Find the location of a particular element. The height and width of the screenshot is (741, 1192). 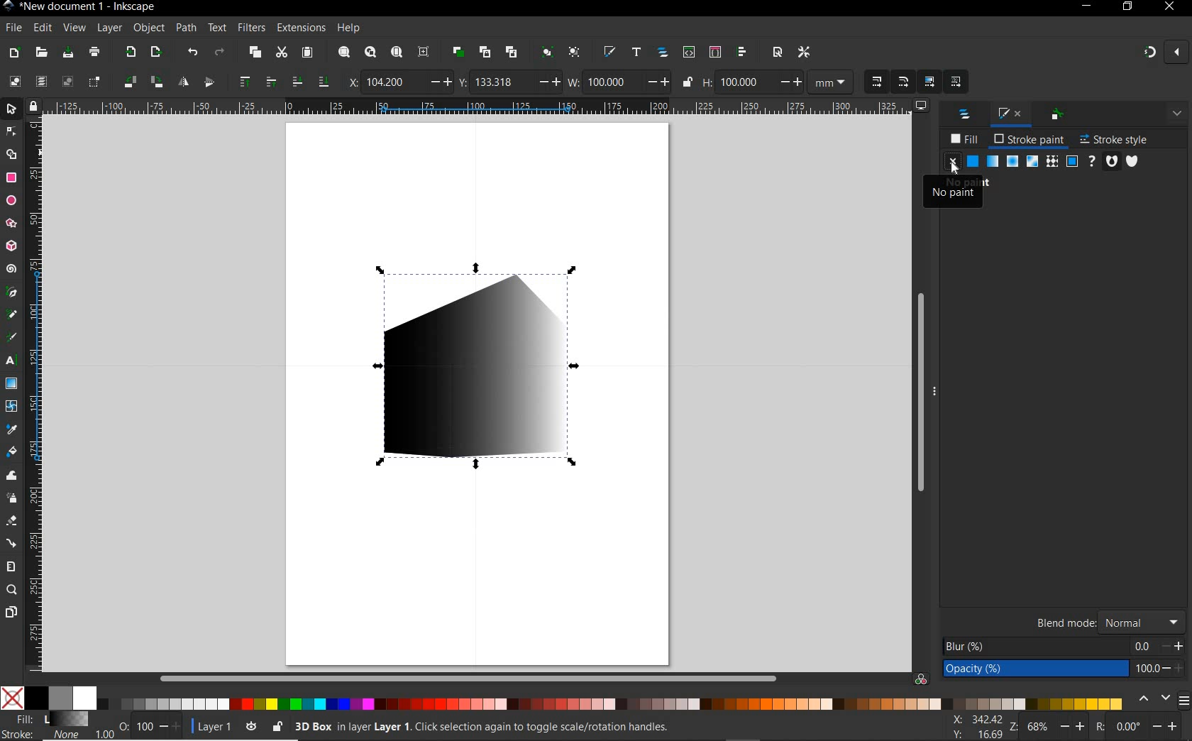

ROTATION is located at coordinates (1098, 726).